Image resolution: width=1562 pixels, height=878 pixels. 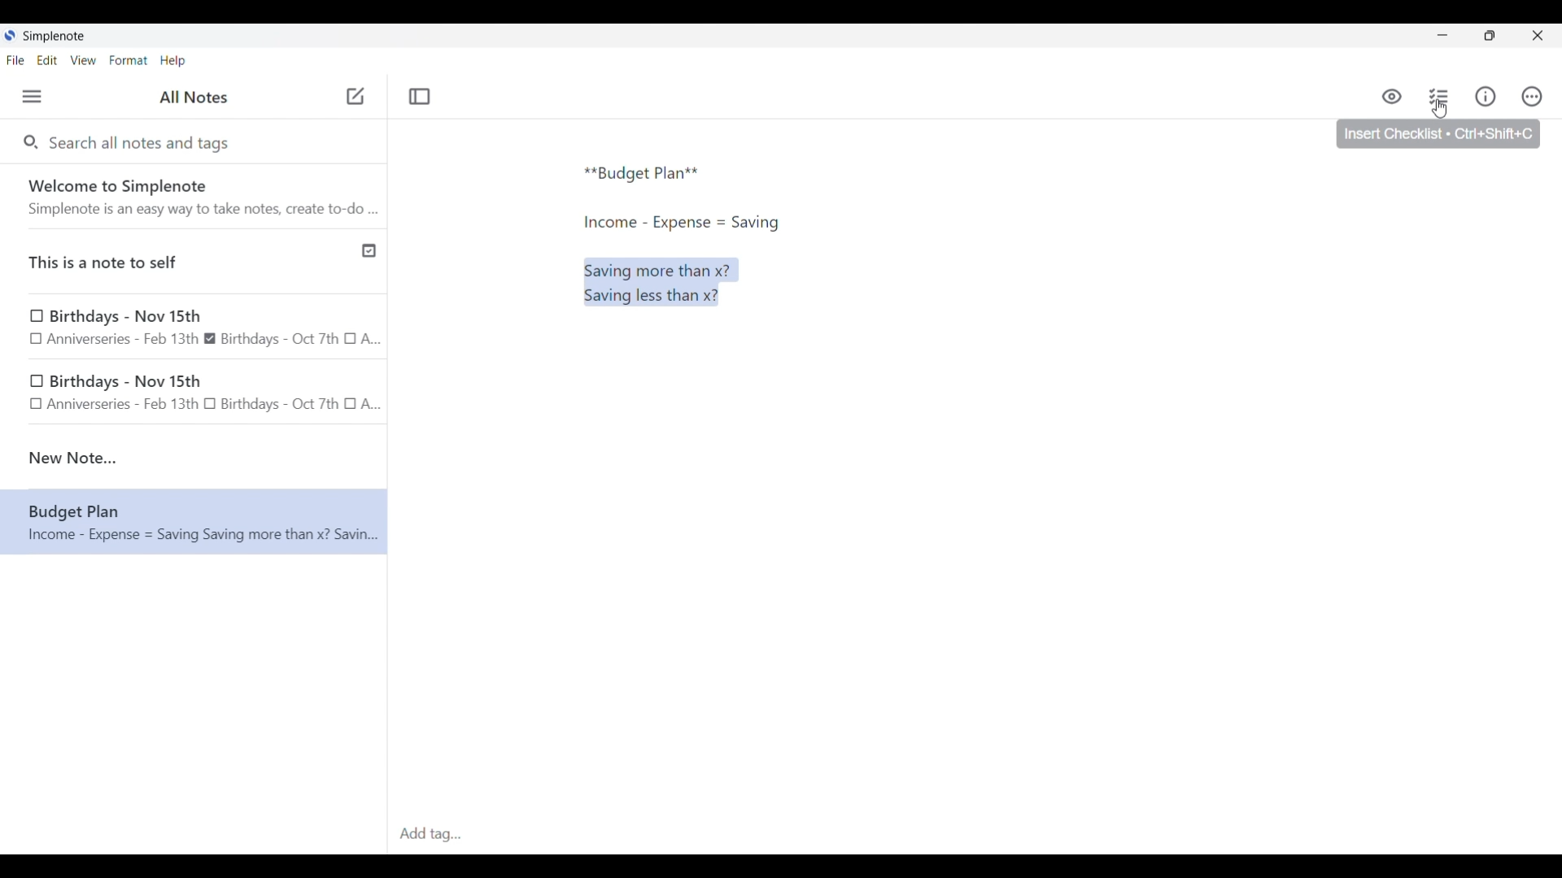 I want to click on birthday note, so click(x=195, y=395).